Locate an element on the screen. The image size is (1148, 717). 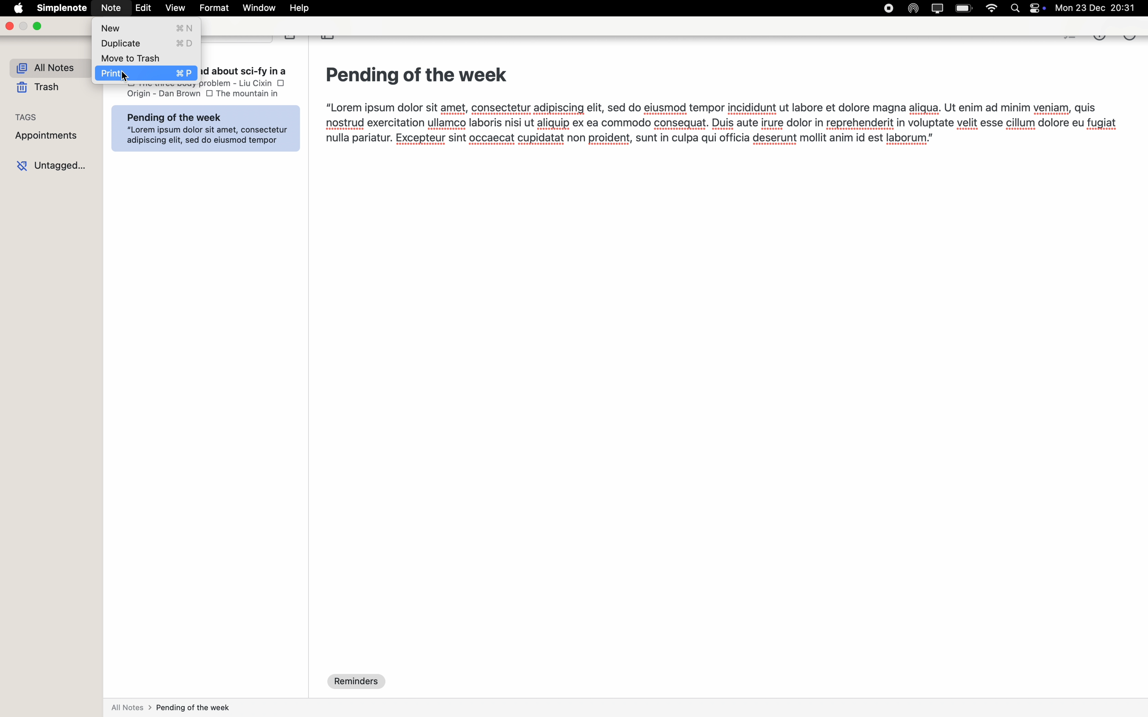
checkbox is located at coordinates (210, 94).